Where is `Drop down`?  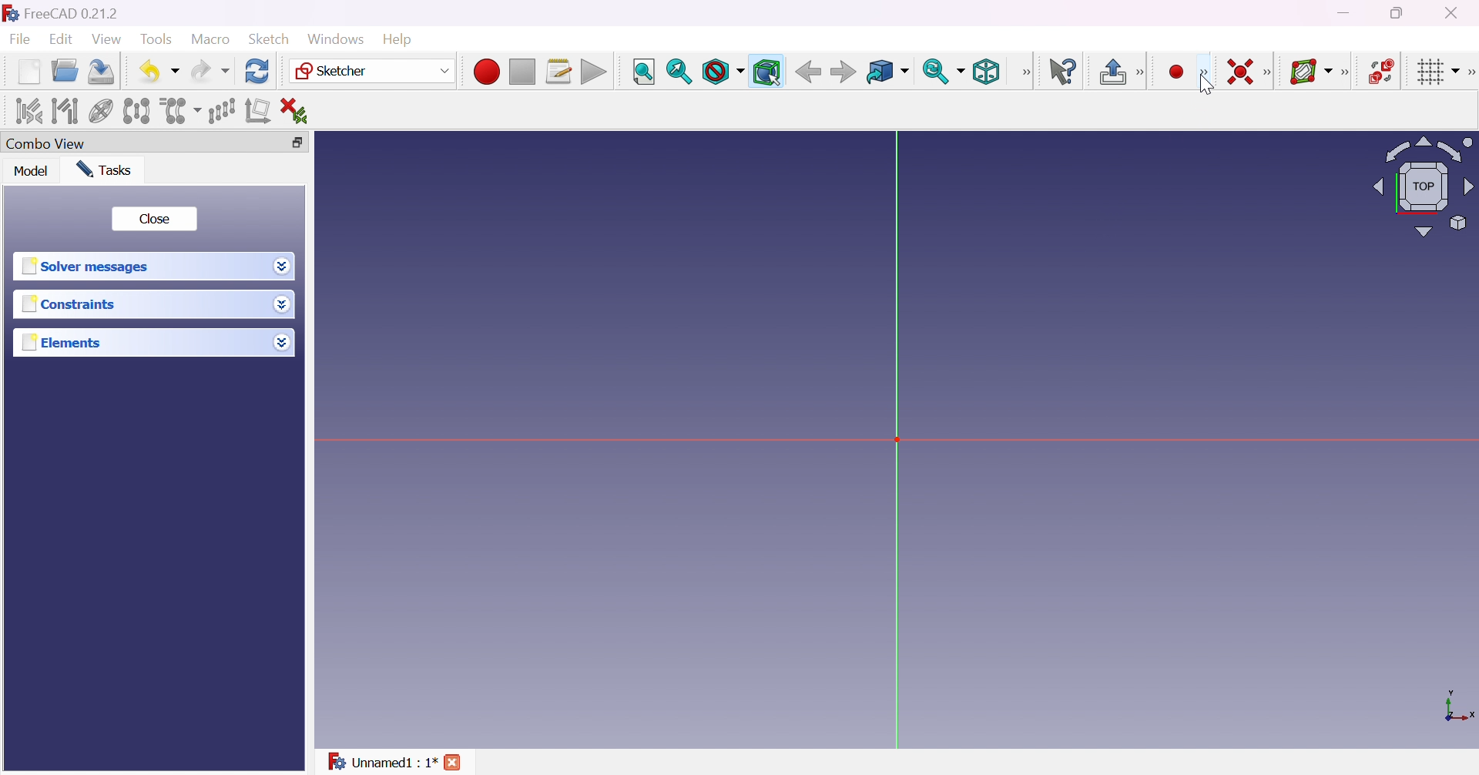
Drop down is located at coordinates (282, 342).